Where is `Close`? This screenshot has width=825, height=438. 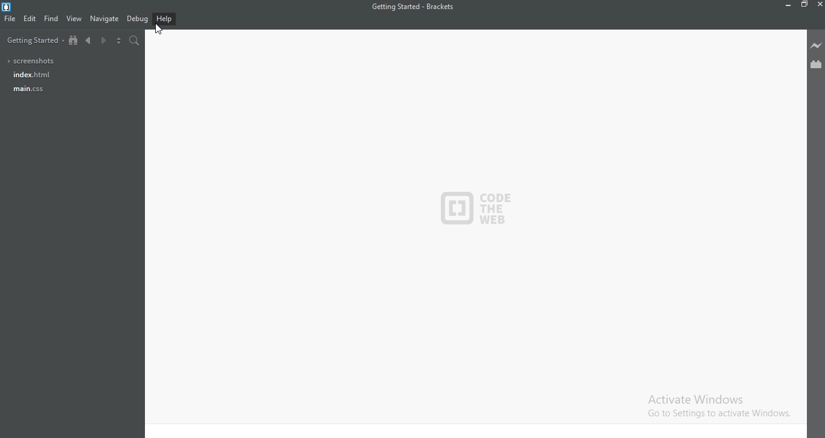 Close is located at coordinates (820, 6).